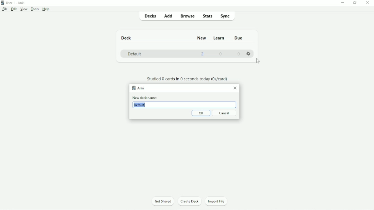 This screenshot has height=210, width=374. I want to click on Settings, so click(249, 53).